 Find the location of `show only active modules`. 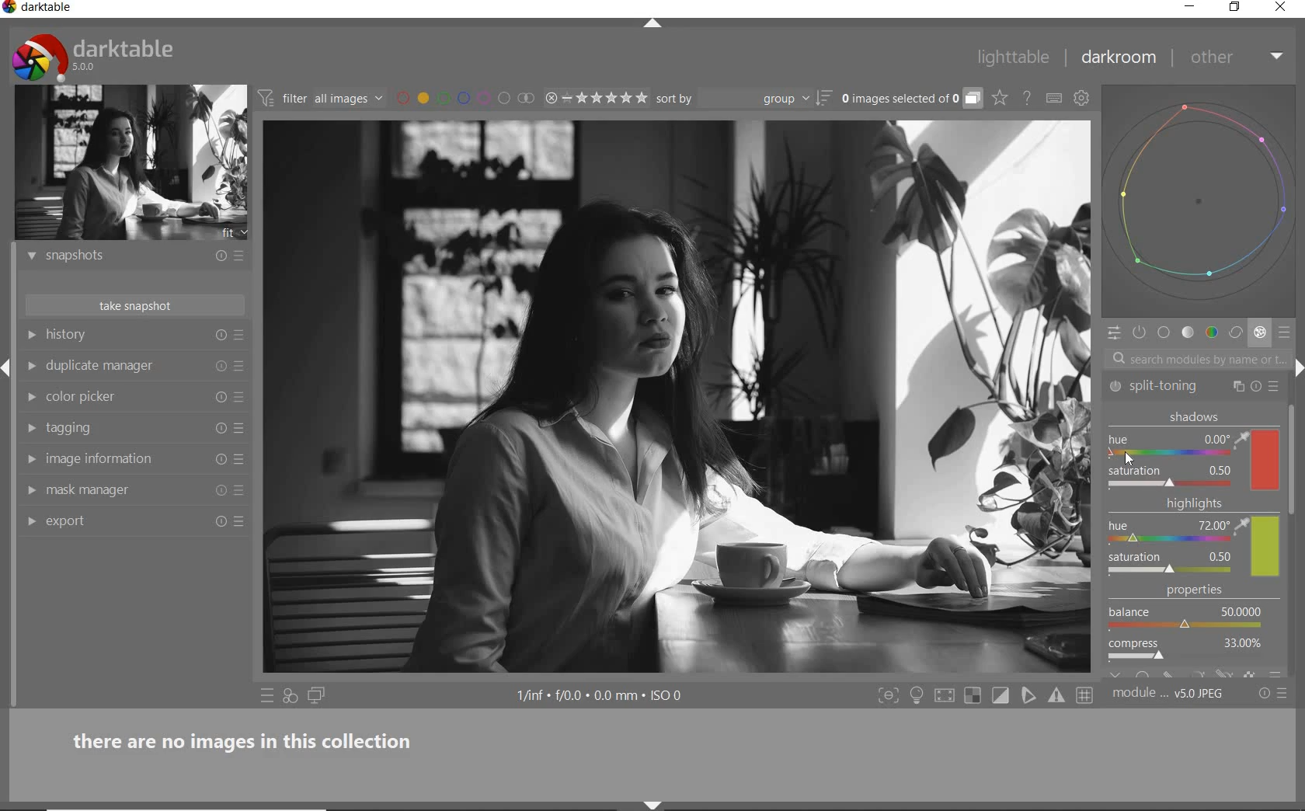

show only active modules is located at coordinates (1140, 333).